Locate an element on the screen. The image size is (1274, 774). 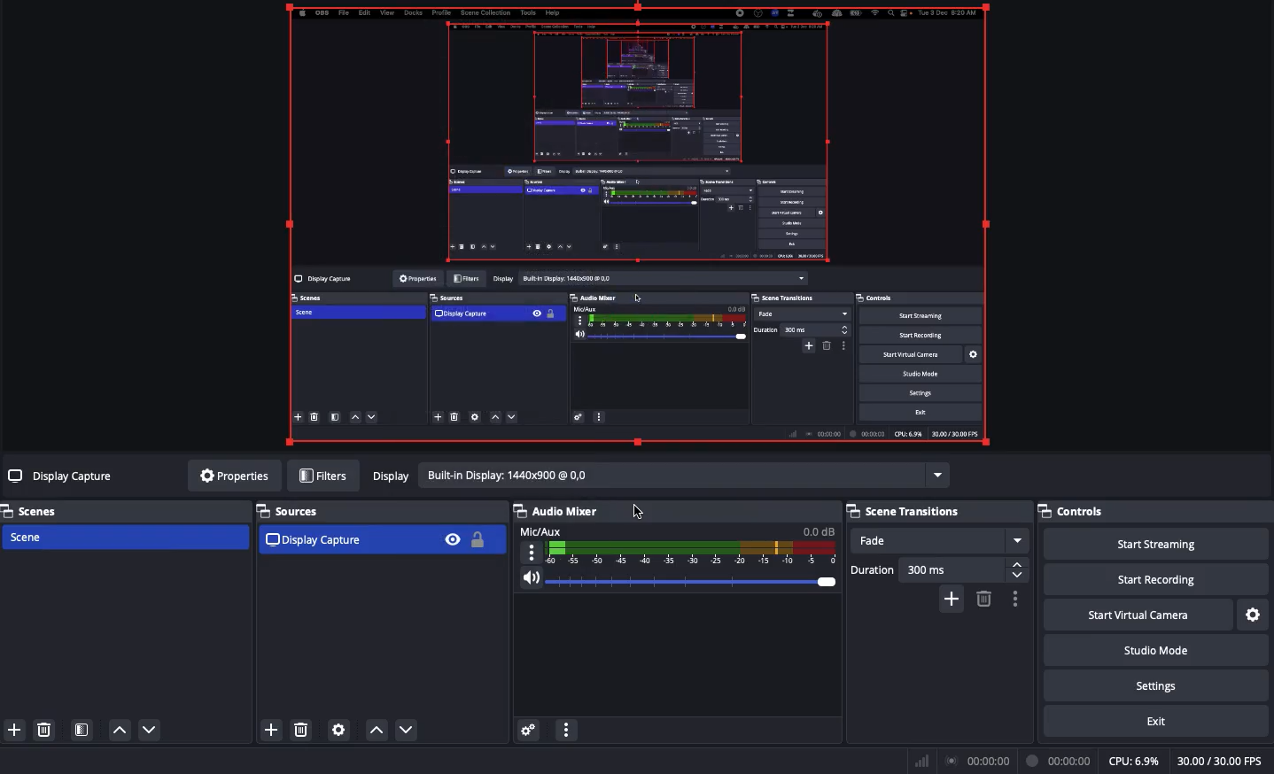
Settings is located at coordinates (1162, 687).